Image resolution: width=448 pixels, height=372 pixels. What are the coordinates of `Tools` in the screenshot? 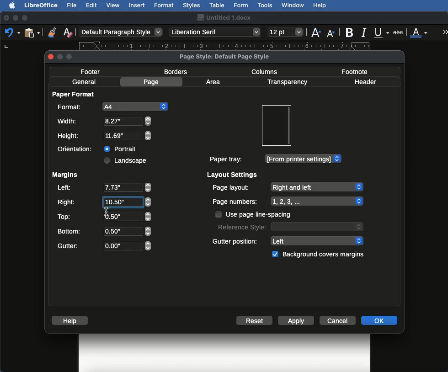 It's located at (266, 5).